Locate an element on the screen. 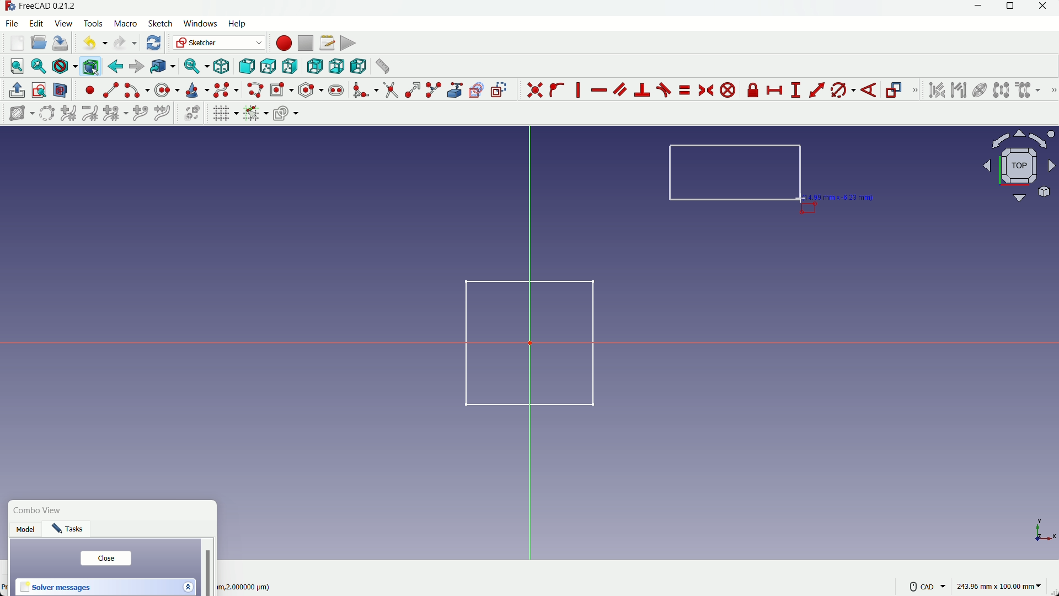  toggle construction geometry is located at coordinates (500, 89).